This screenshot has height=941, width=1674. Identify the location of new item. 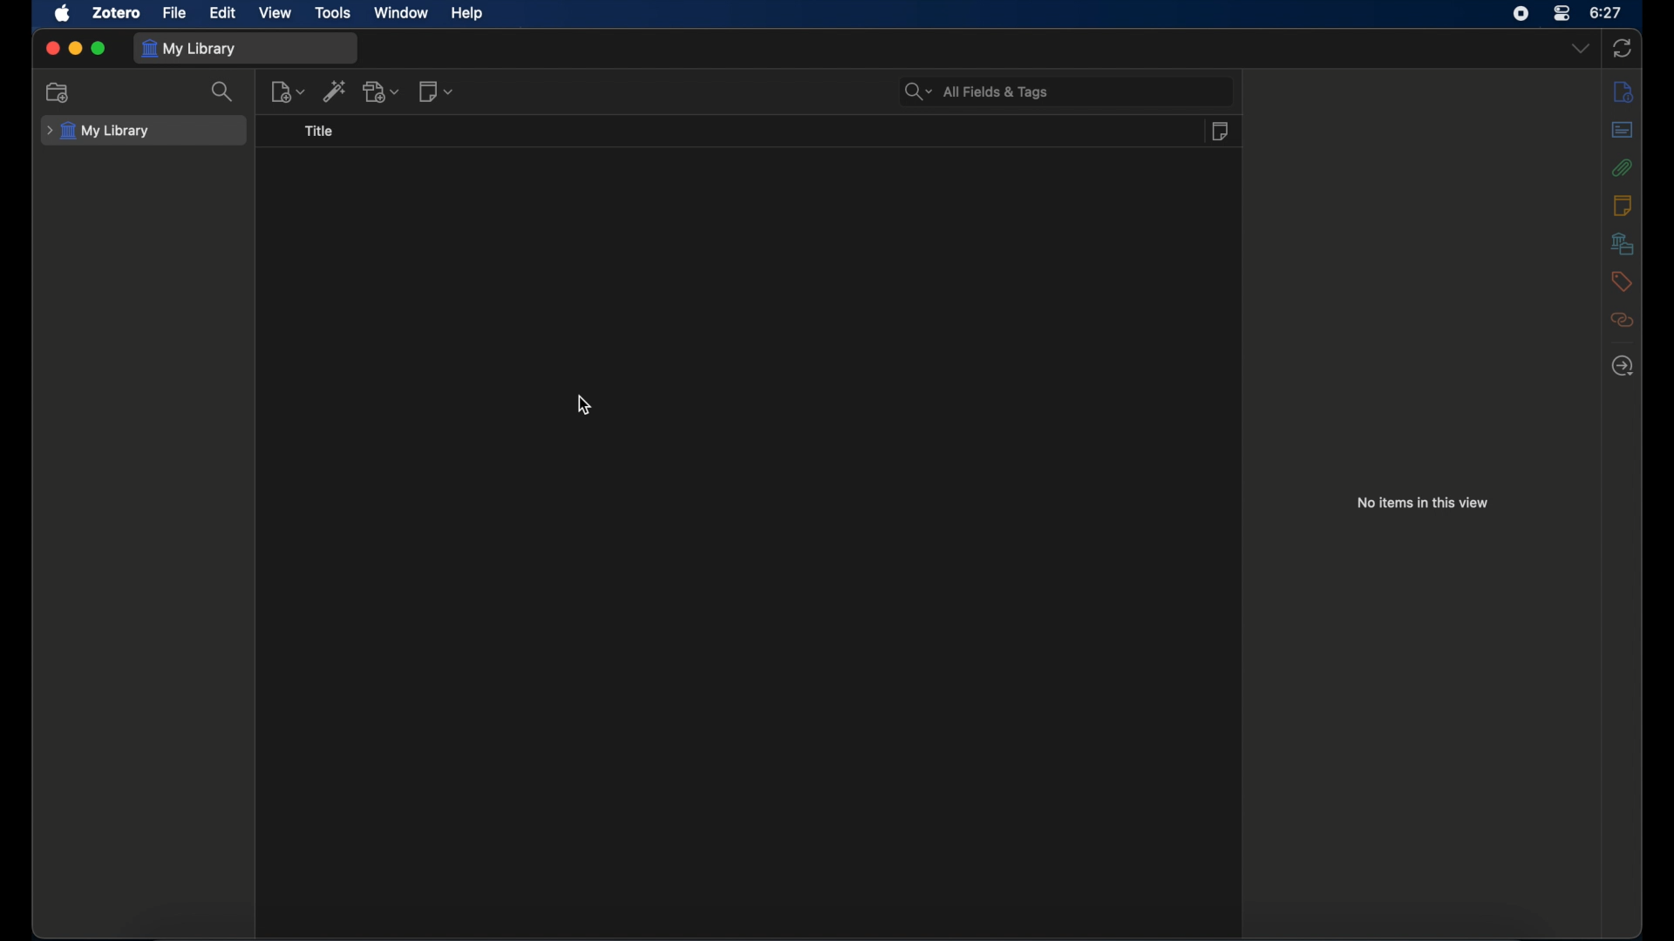
(288, 91).